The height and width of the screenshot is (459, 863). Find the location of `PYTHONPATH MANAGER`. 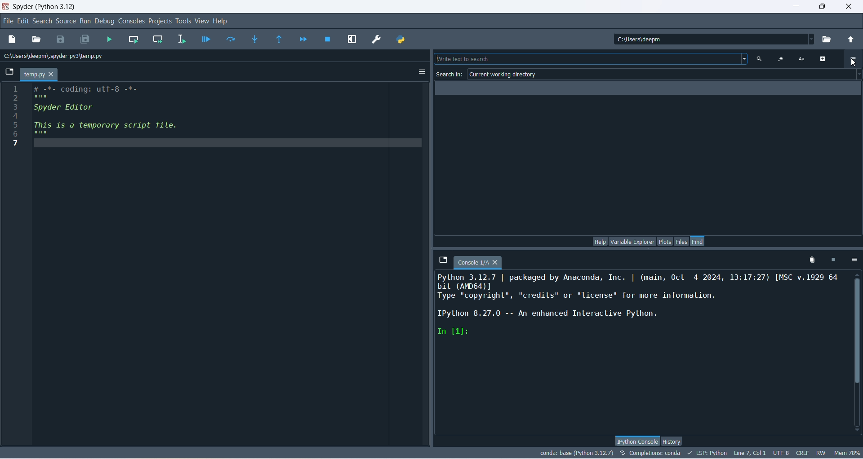

PYTHONPATH MANAGER is located at coordinates (400, 40).